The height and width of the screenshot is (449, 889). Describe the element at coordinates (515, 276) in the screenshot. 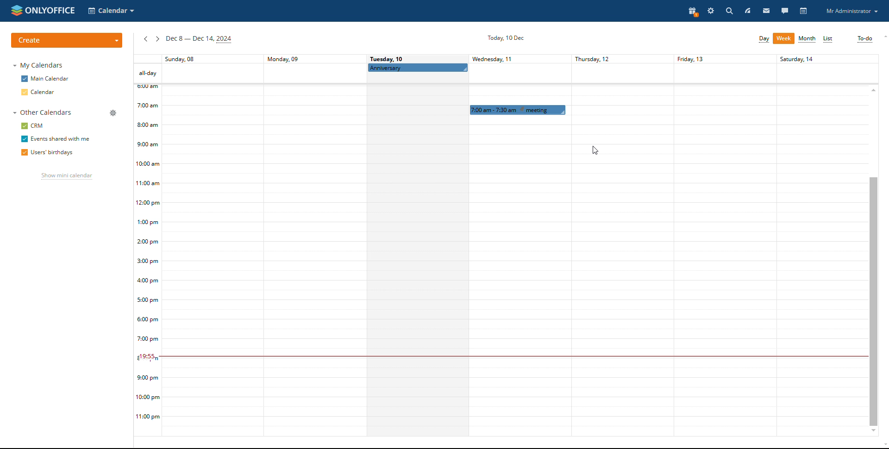

I see `wednesday` at that location.